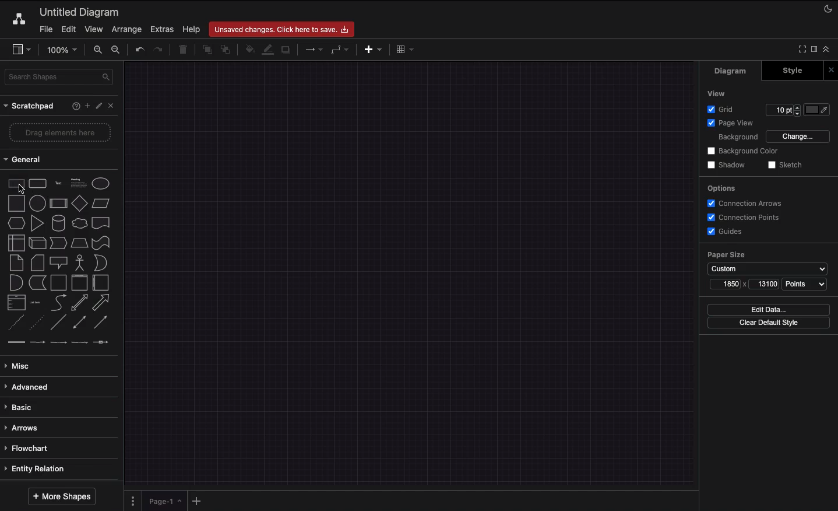  What do you see at coordinates (62, 496) in the screenshot?
I see `More shapes` at bounding box center [62, 496].